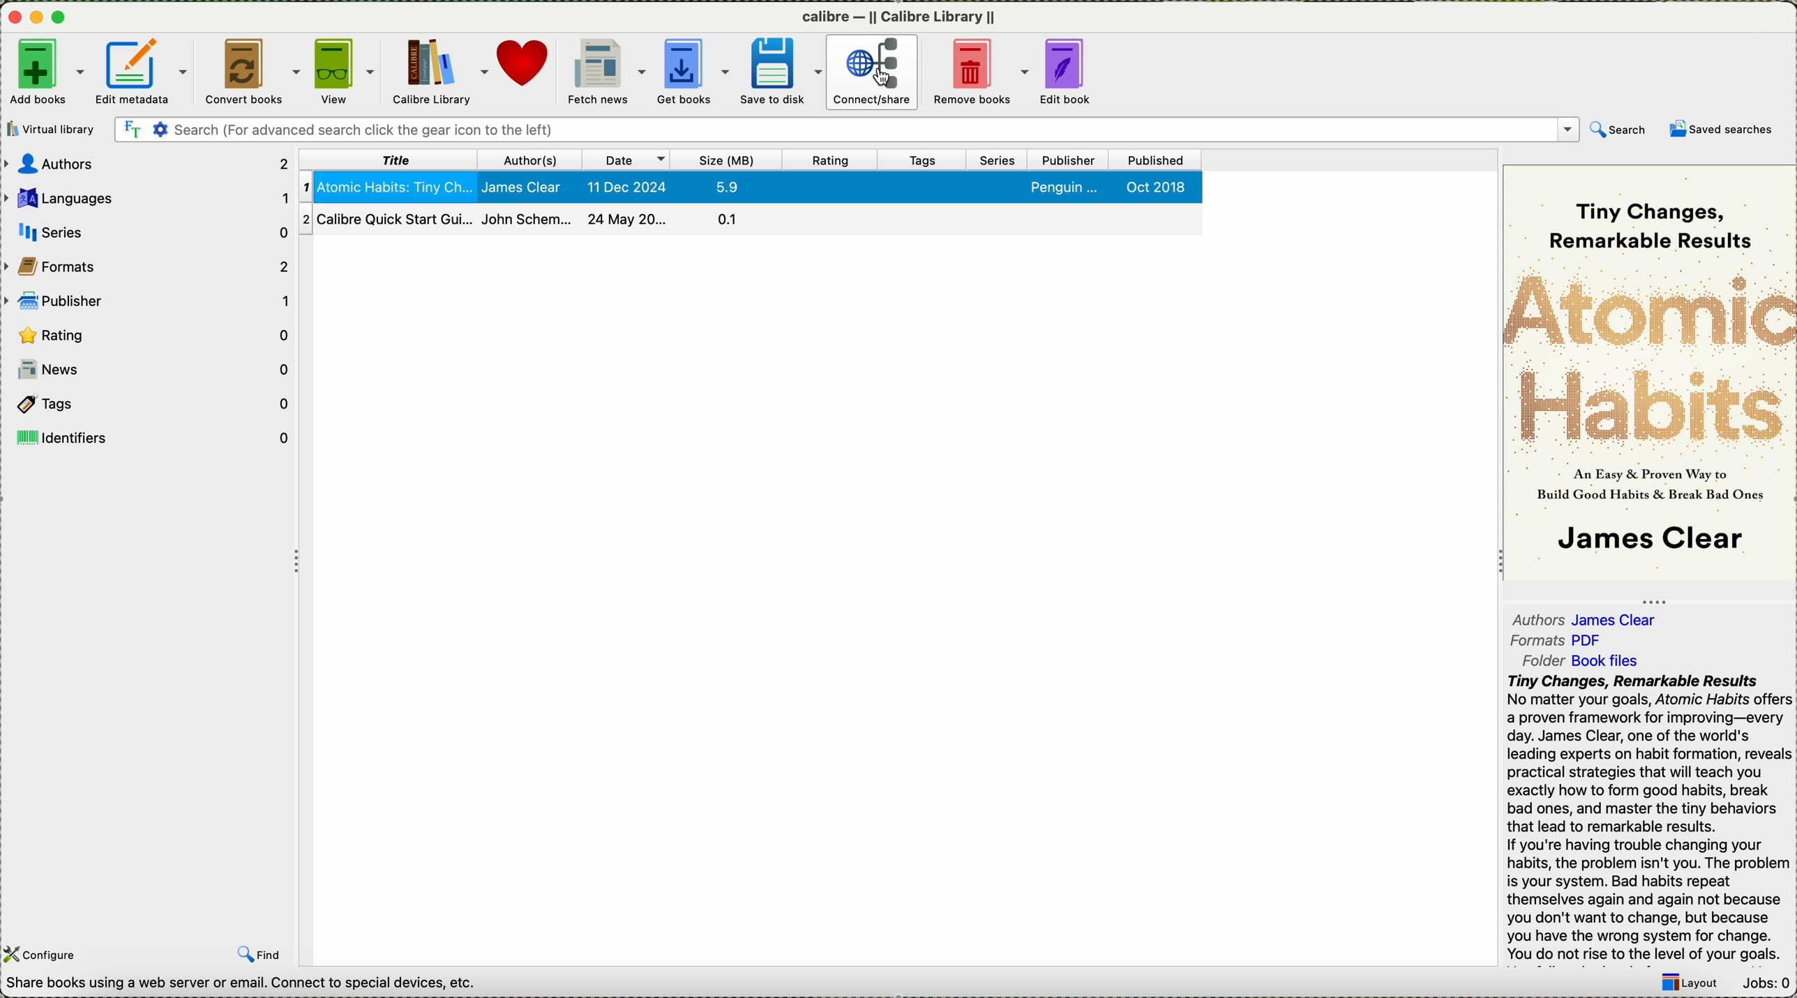  What do you see at coordinates (1650, 817) in the screenshot?
I see `summary` at bounding box center [1650, 817].